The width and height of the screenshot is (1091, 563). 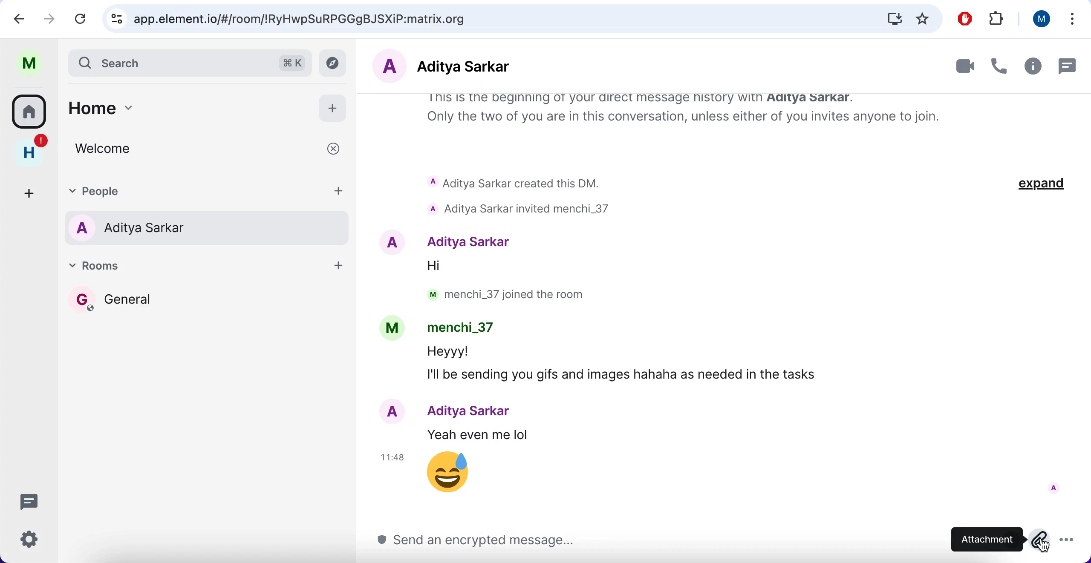 I want to click on Aditya Sarkar, so click(x=465, y=410).